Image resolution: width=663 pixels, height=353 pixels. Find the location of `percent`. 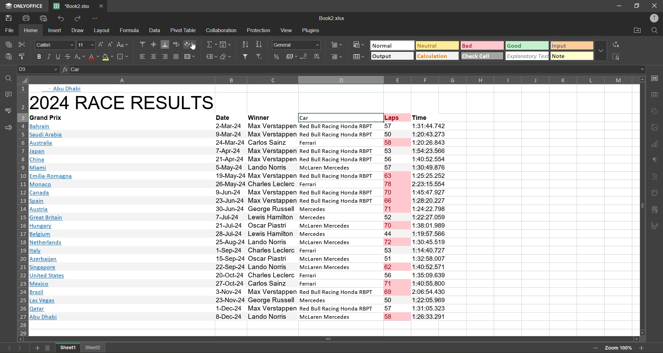

percent is located at coordinates (277, 56).